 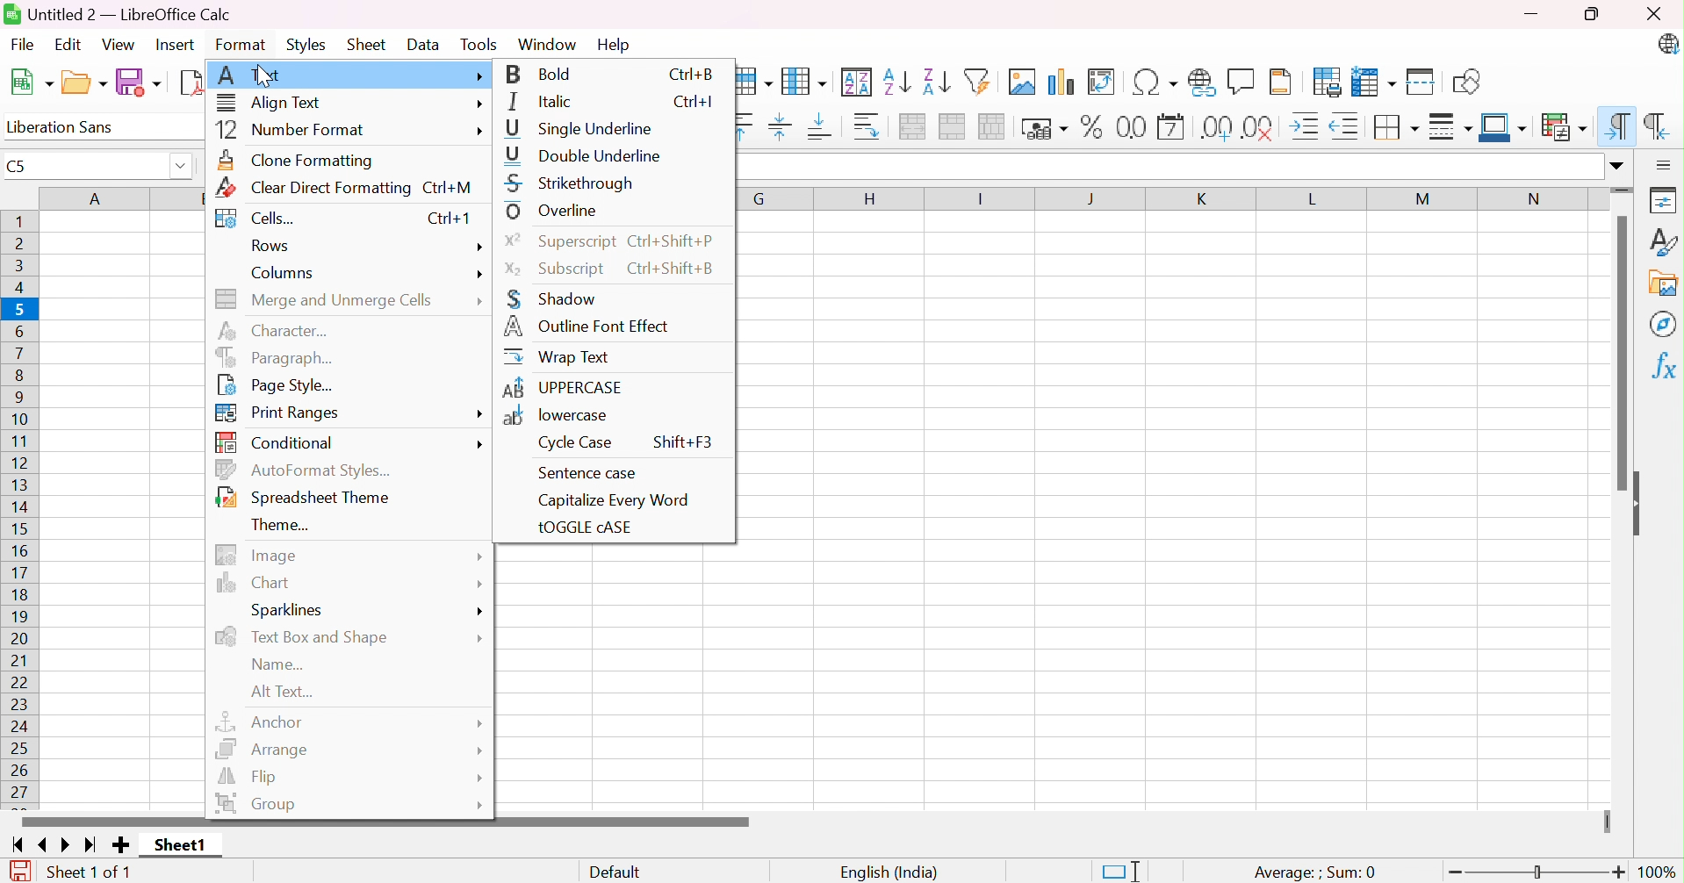 I want to click on Right-To-Left, so click(x=1659, y=128).